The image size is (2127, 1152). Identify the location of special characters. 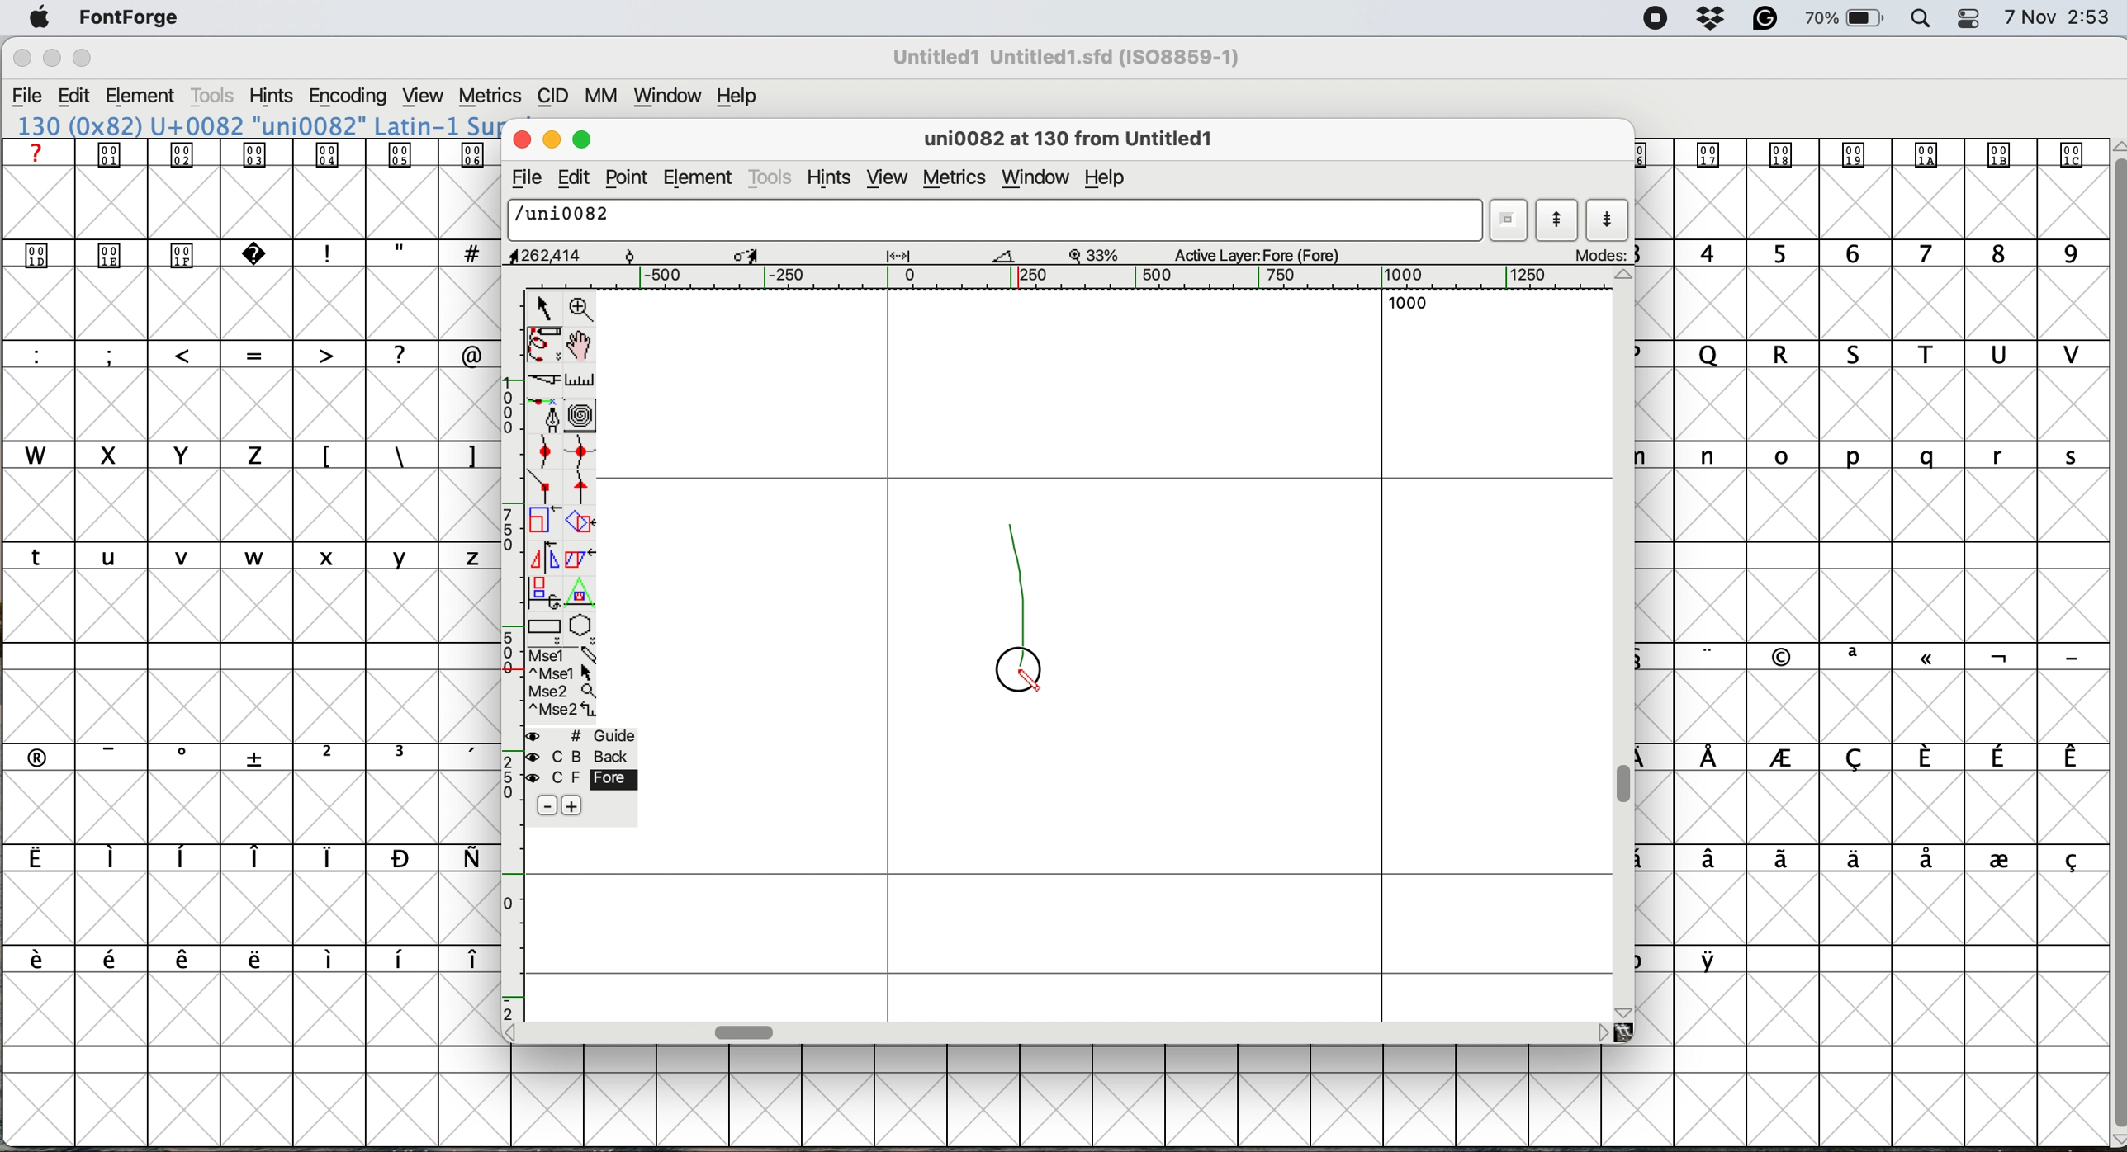
(1859, 655).